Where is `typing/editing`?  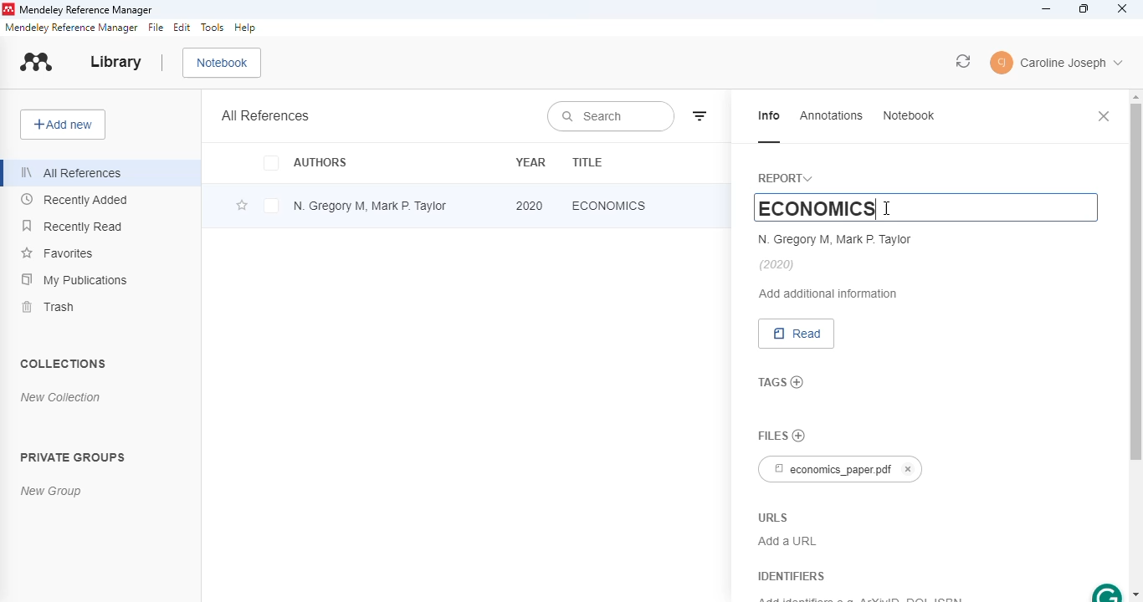
typing/editing is located at coordinates (877, 209).